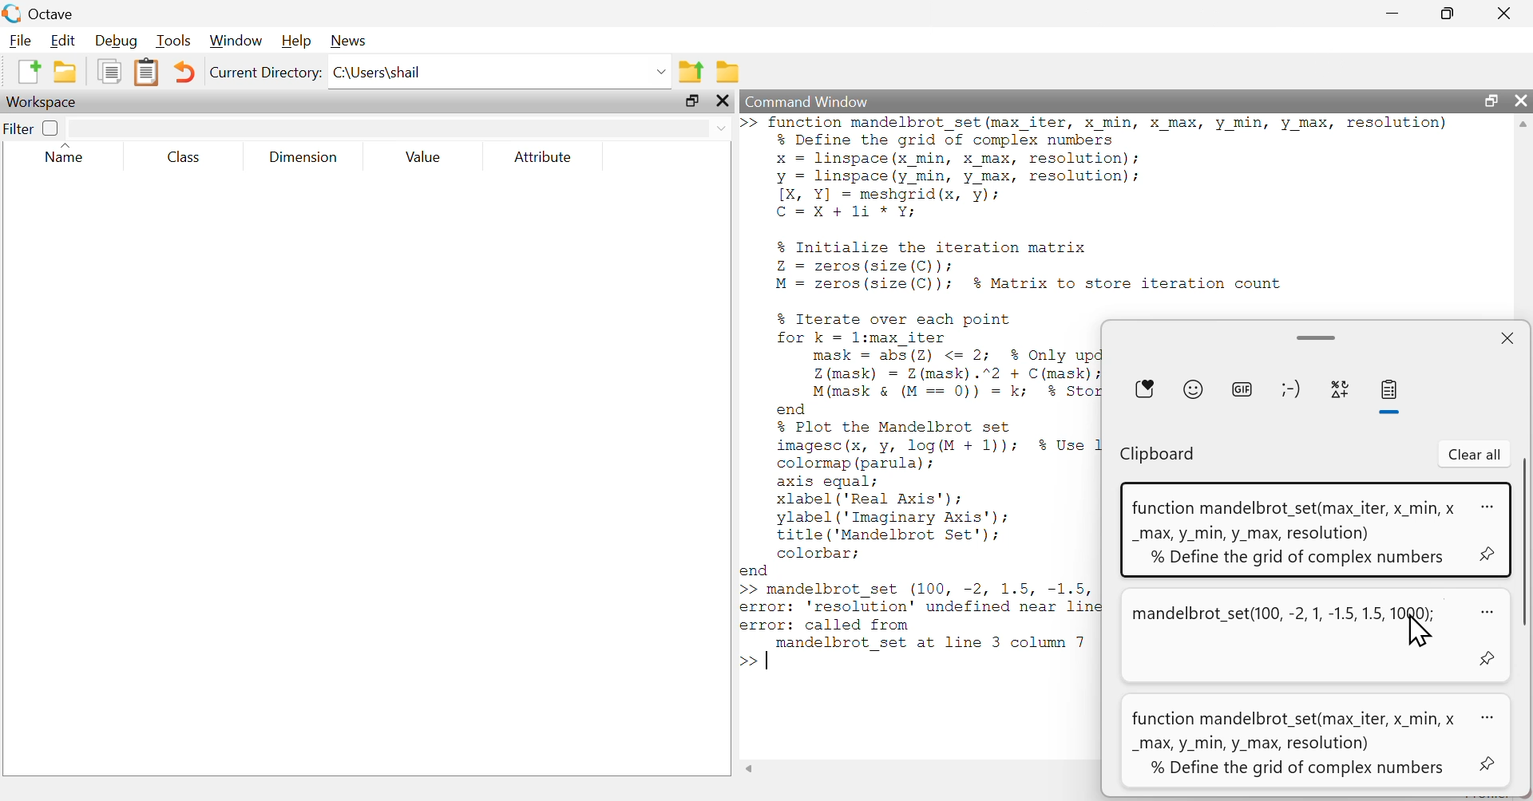 This screenshot has height=801, width=1533. What do you see at coordinates (47, 102) in the screenshot?
I see `Workspace` at bounding box center [47, 102].